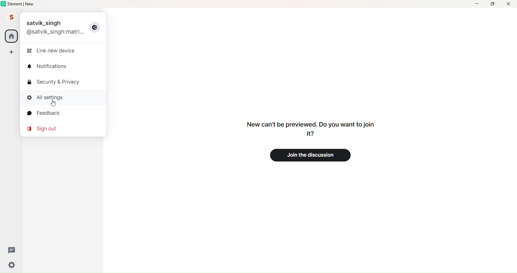  I want to click on Notifications, so click(51, 67).